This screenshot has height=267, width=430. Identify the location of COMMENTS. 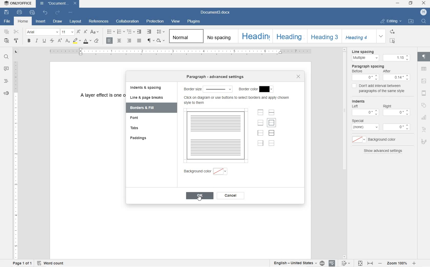
(6, 69).